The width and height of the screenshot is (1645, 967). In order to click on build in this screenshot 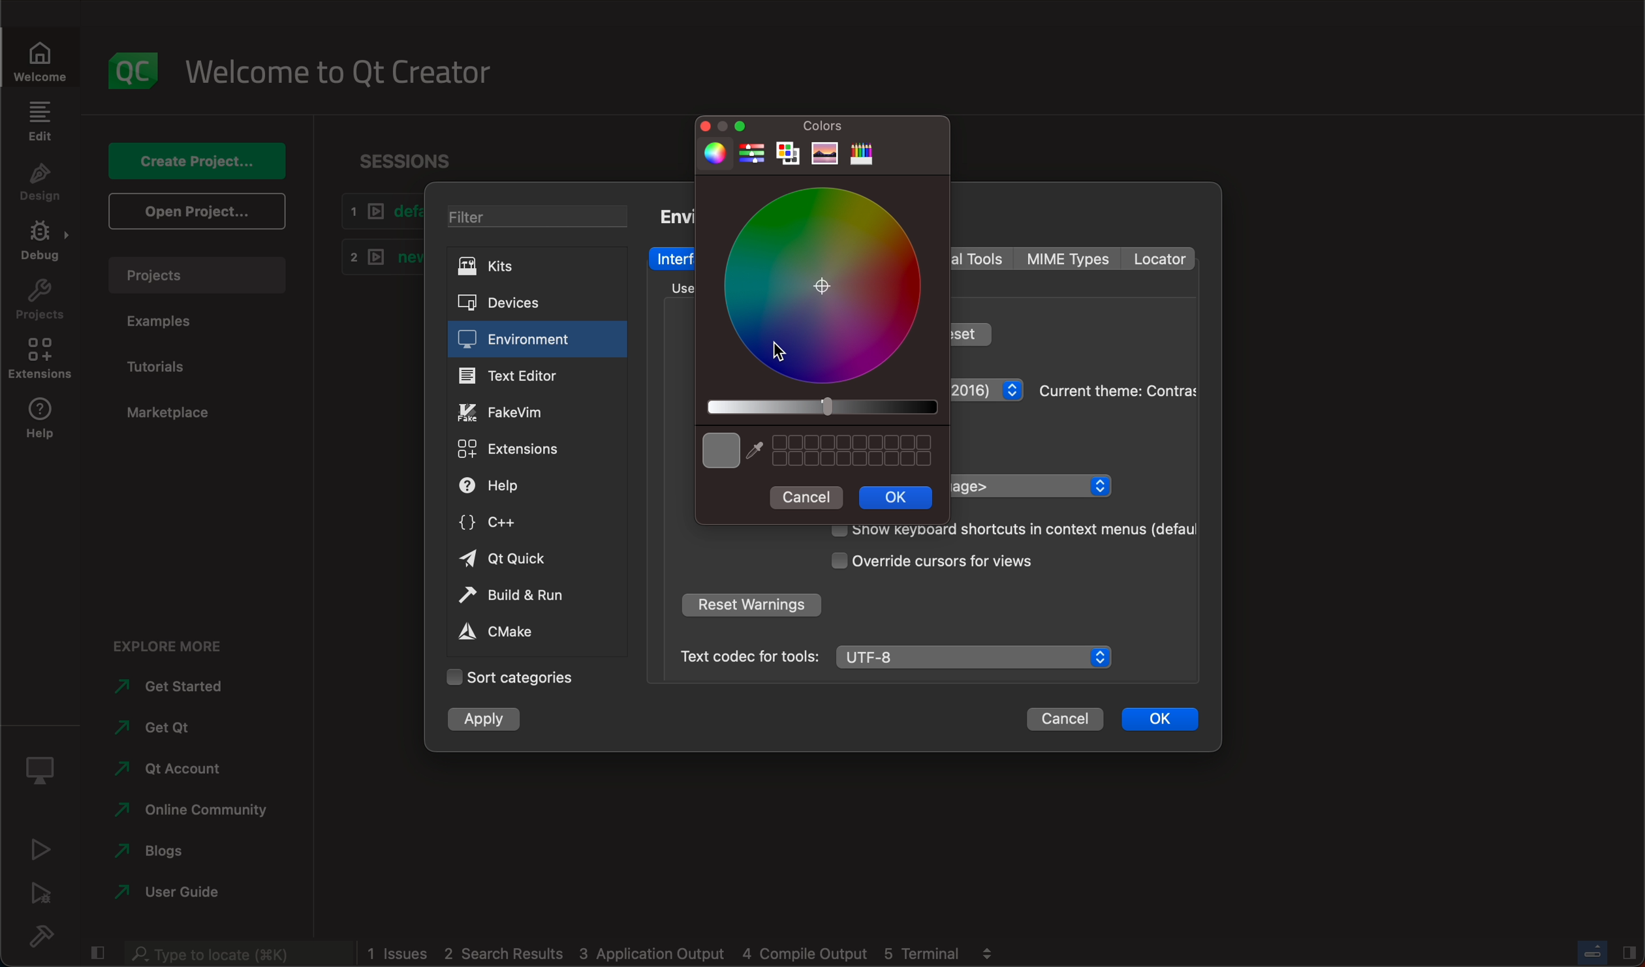, I will do `click(50, 936)`.